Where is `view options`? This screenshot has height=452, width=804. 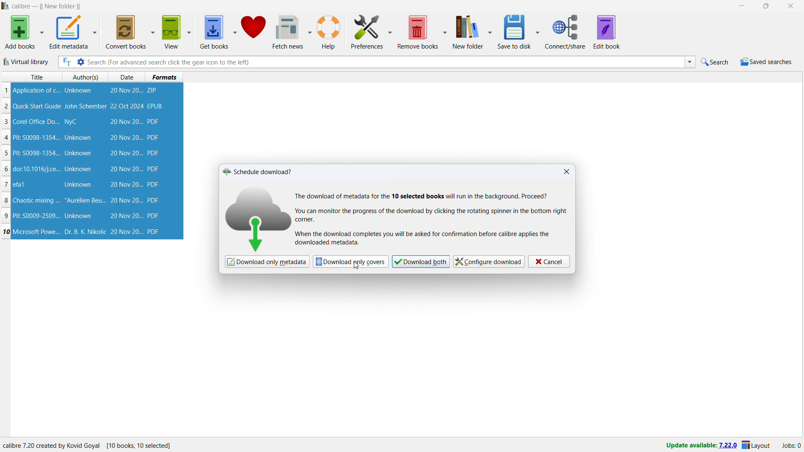
view options is located at coordinates (189, 32).